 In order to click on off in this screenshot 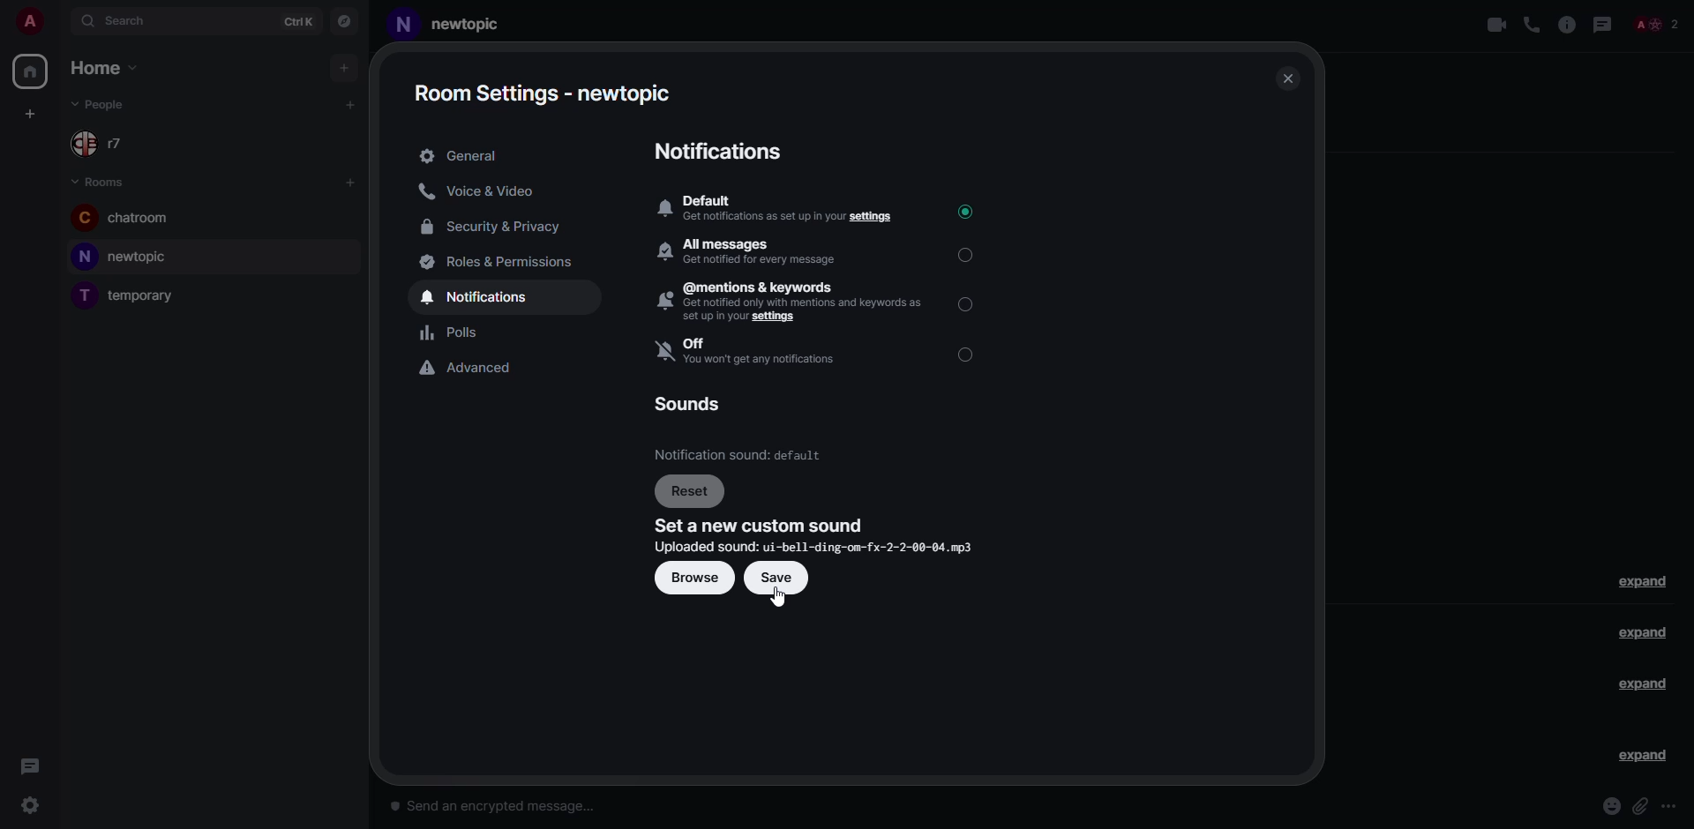, I will do `click(754, 352)`.